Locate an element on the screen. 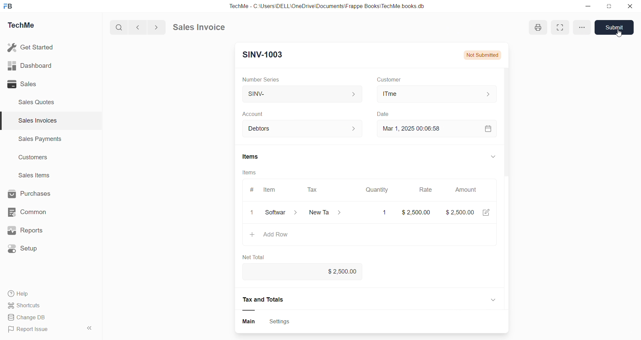 The height and width of the screenshot is (340, 641). & Get Started is located at coordinates (31, 47).